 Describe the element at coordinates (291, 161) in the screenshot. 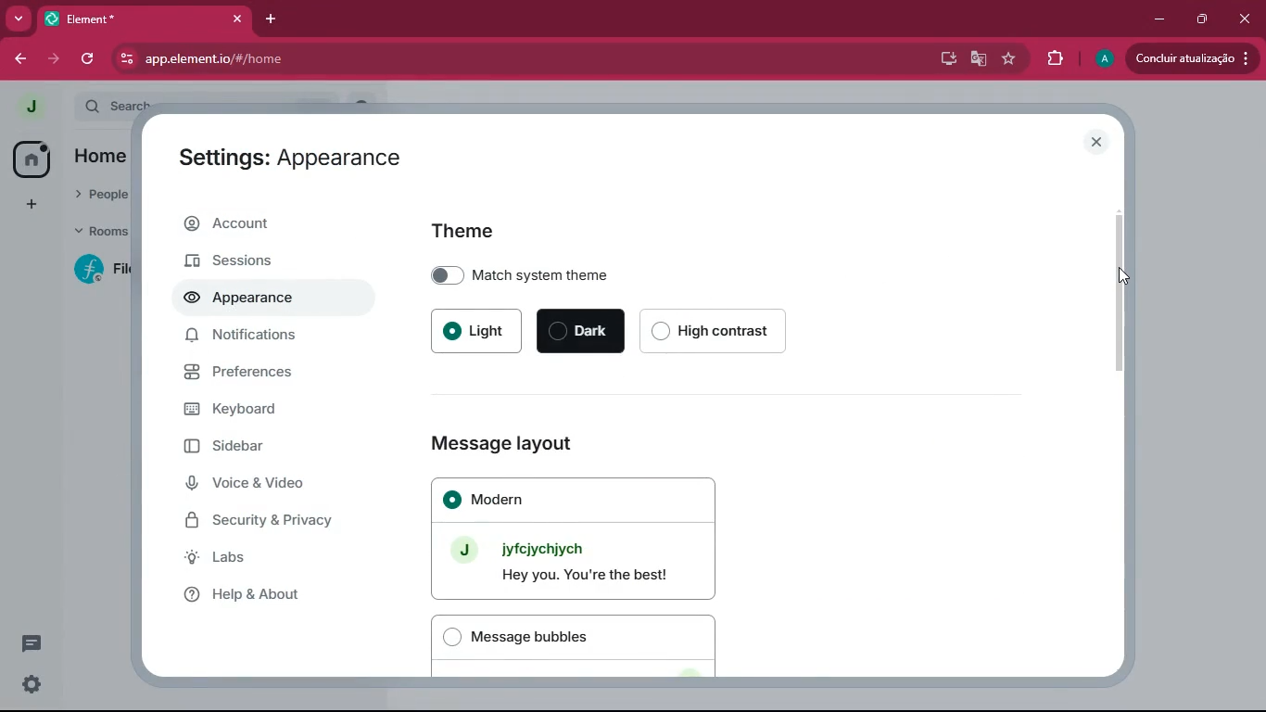

I see `Settings: Appearance` at that location.